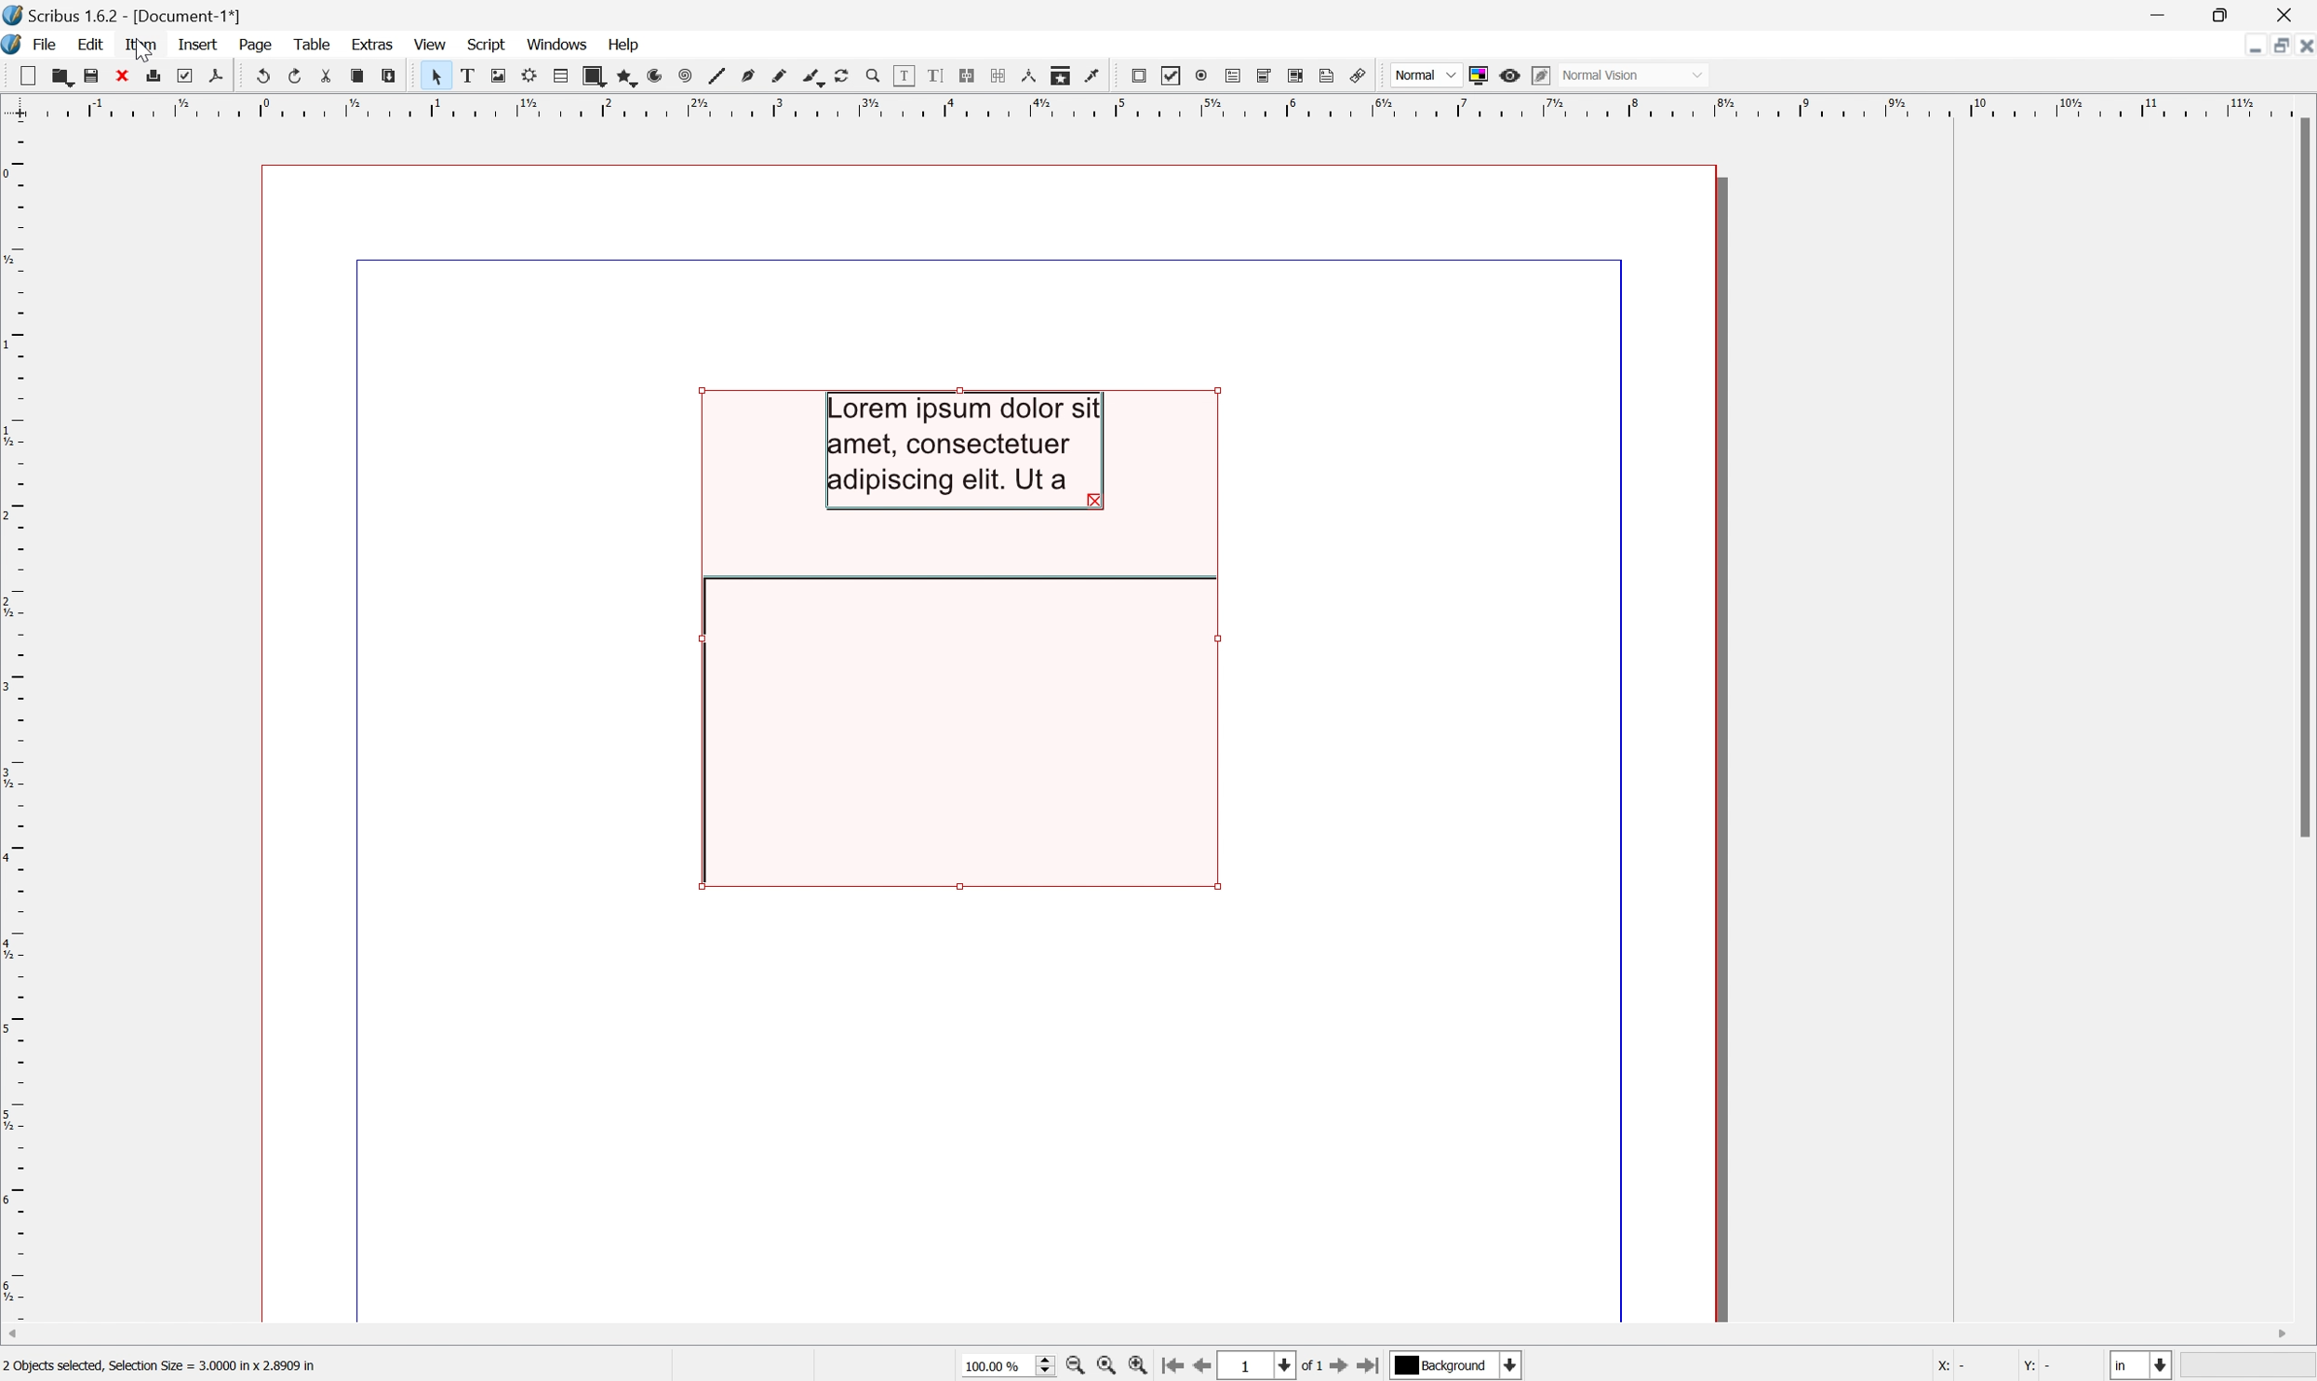 This screenshot has width=2317, height=1381. Describe the element at coordinates (1510, 74) in the screenshot. I see `Preview` at that location.